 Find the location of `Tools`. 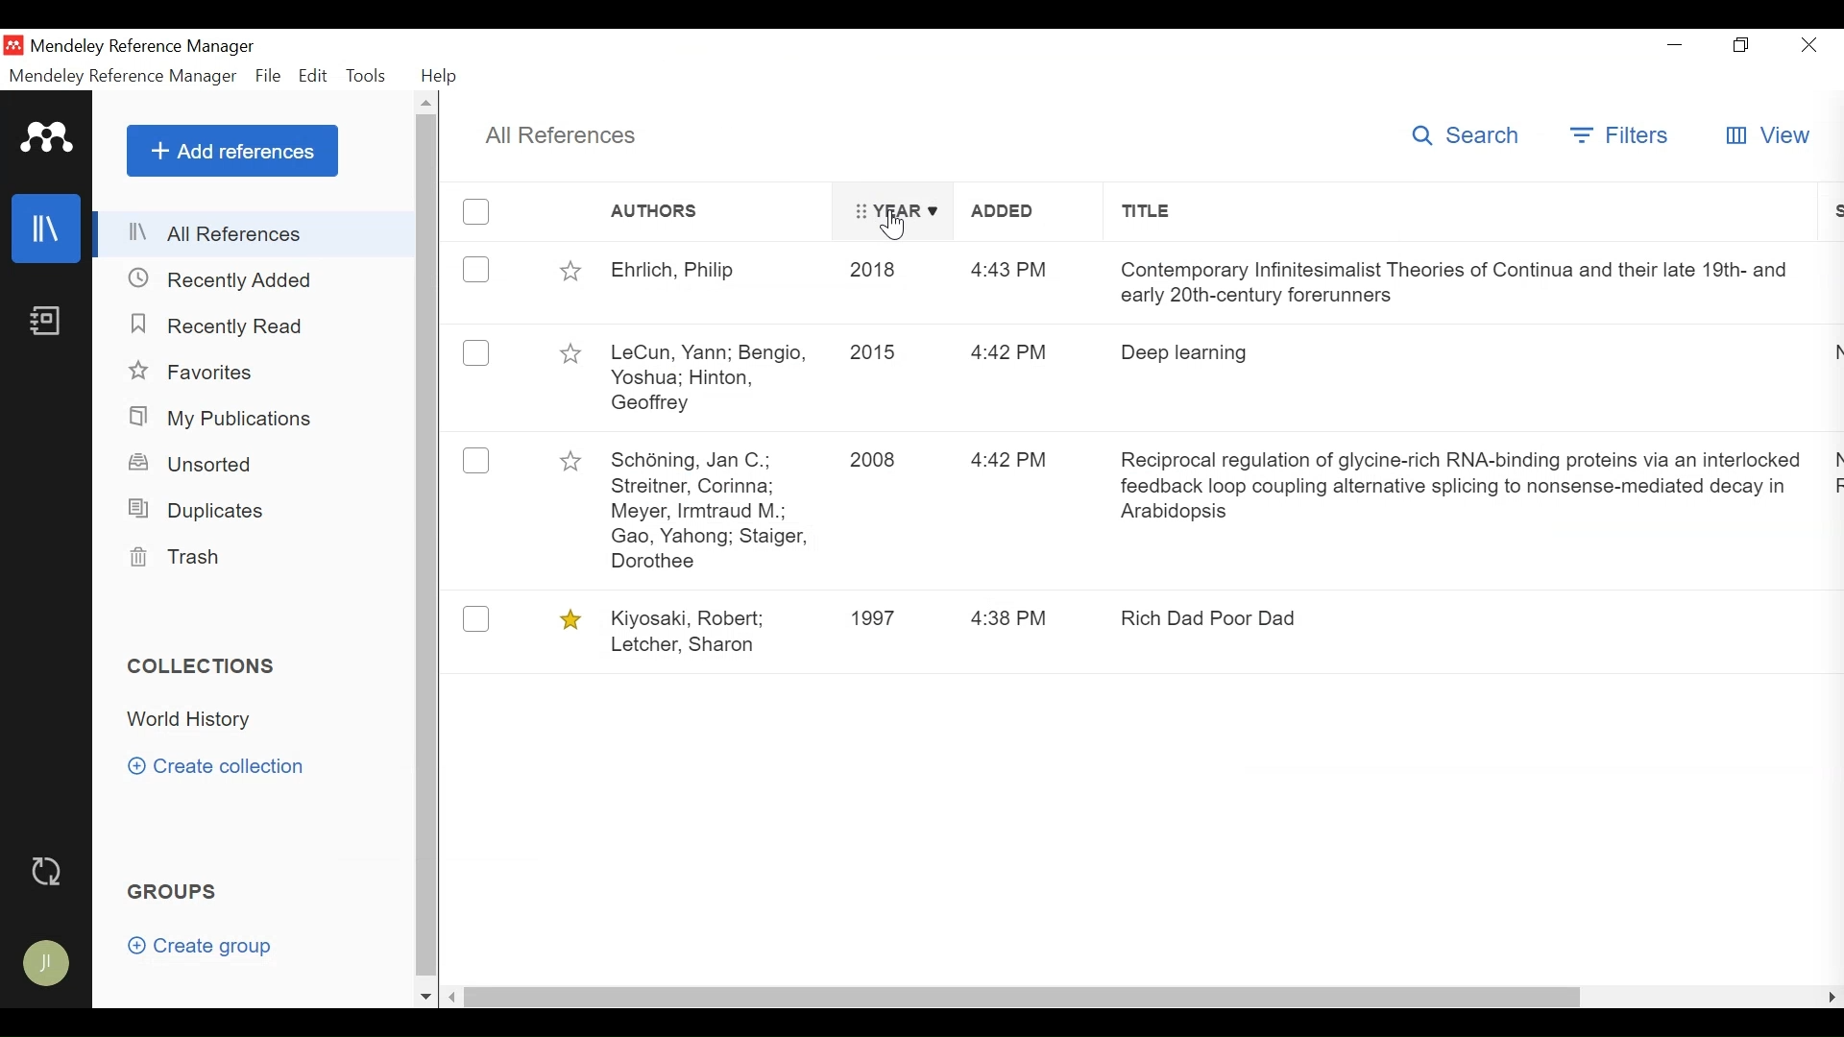

Tools is located at coordinates (365, 76).